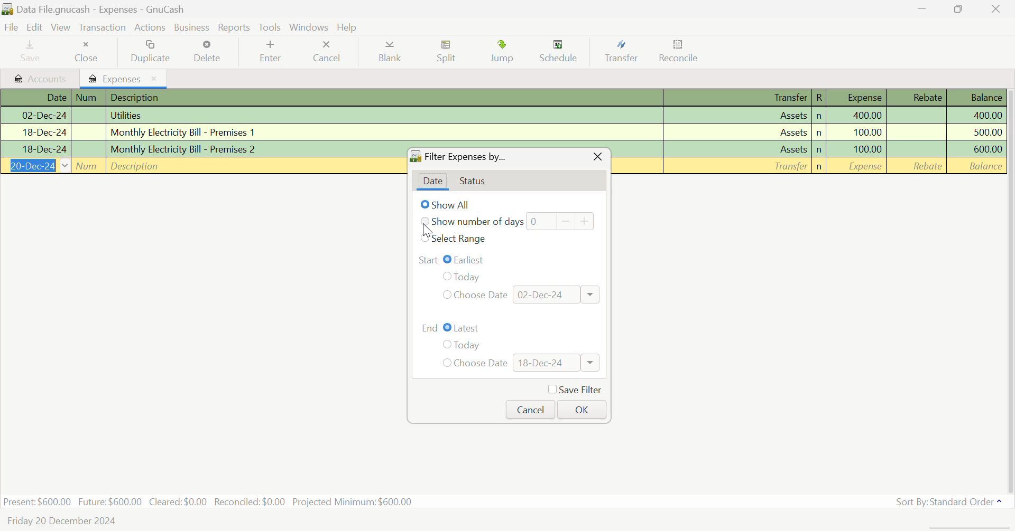 This screenshot has width=1015, height=531. I want to click on Close, so click(89, 52).